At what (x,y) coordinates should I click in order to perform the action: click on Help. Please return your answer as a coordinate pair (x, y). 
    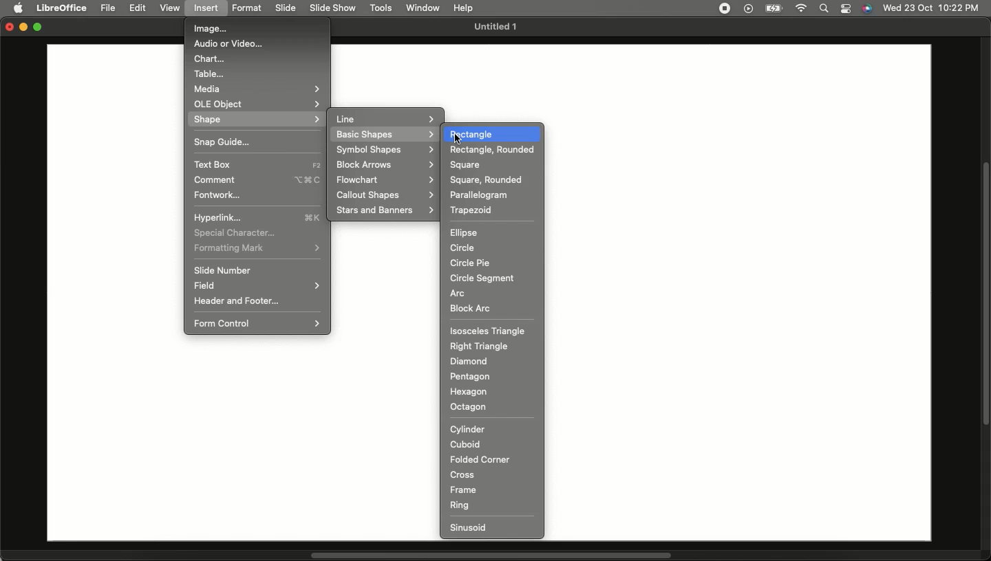
    Looking at the image, I should click on (463, 6).